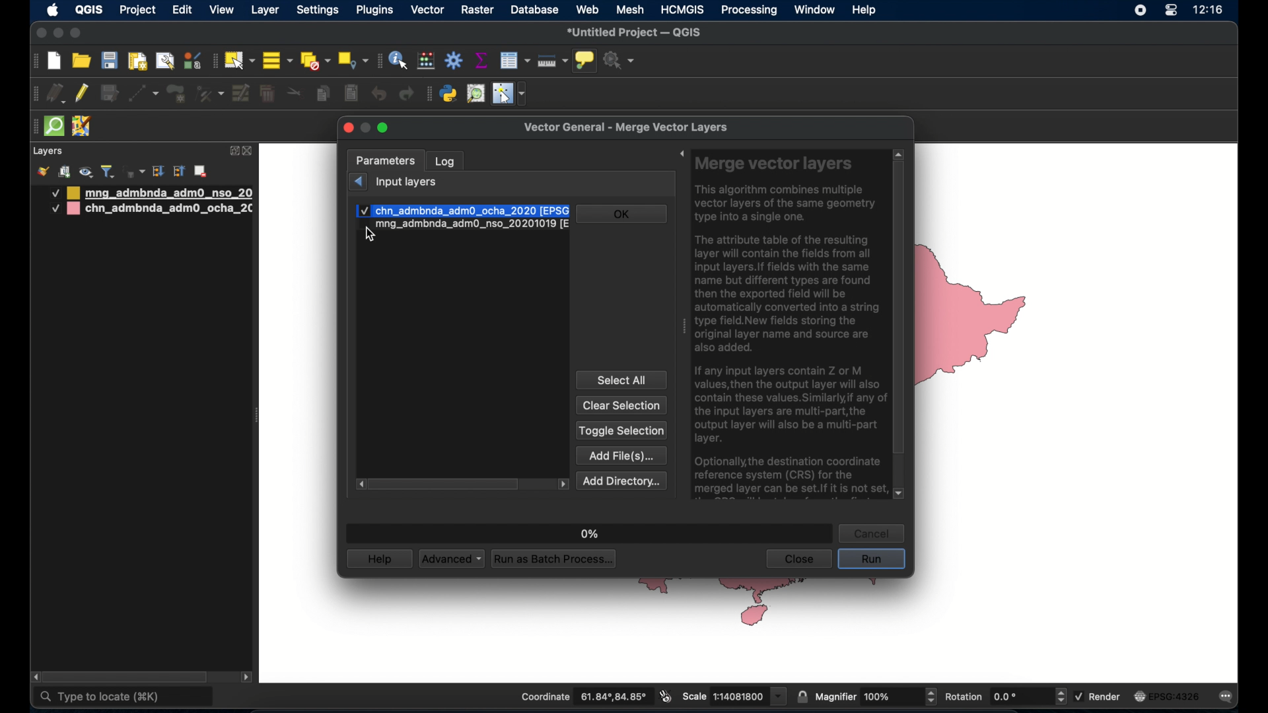 The image size is (1268, 713). Describe the element at coordinates (55, 62) in the screenshot. I see `create new project` at that location.